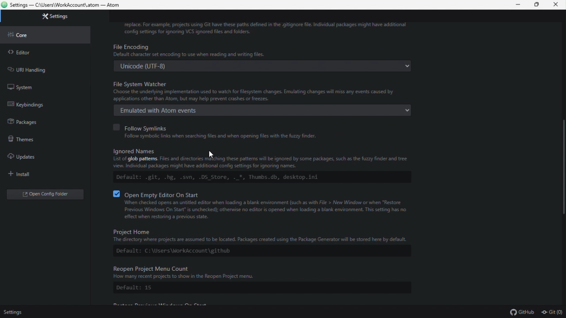 The image size is (566, 318). I want to click on replace. For example, projects using GIT have these paths defined in the .gitignore file. Individual packages might have additional cofig settings for ignoring VCS ignored files and folders, so click(268, 27).